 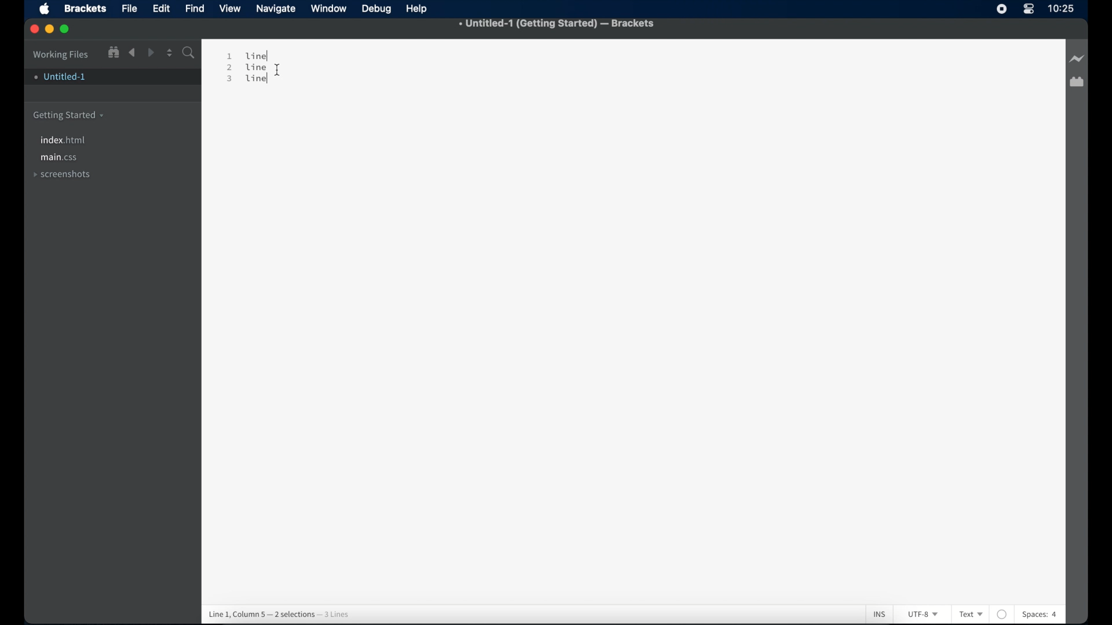 I want to click on line  3, column 5 - 3 lines, so click(x=276, y=609).